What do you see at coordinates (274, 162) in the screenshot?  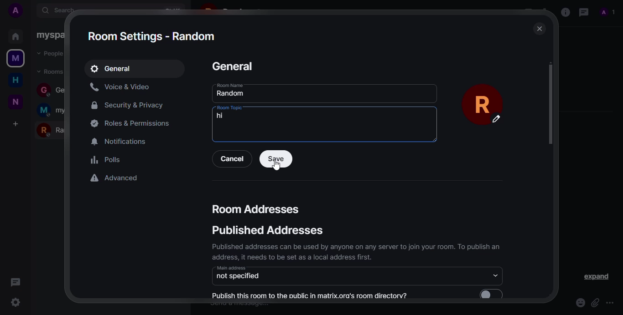 I see `save` at bounding box center [274, 162].